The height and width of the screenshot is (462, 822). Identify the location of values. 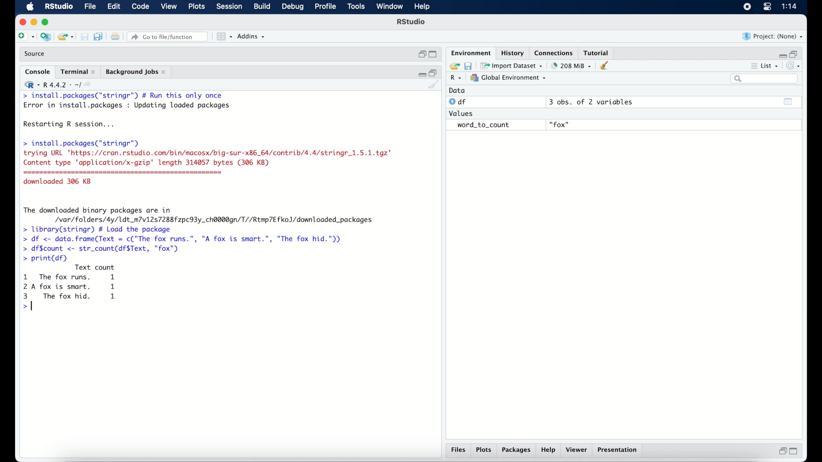
(462, 113).